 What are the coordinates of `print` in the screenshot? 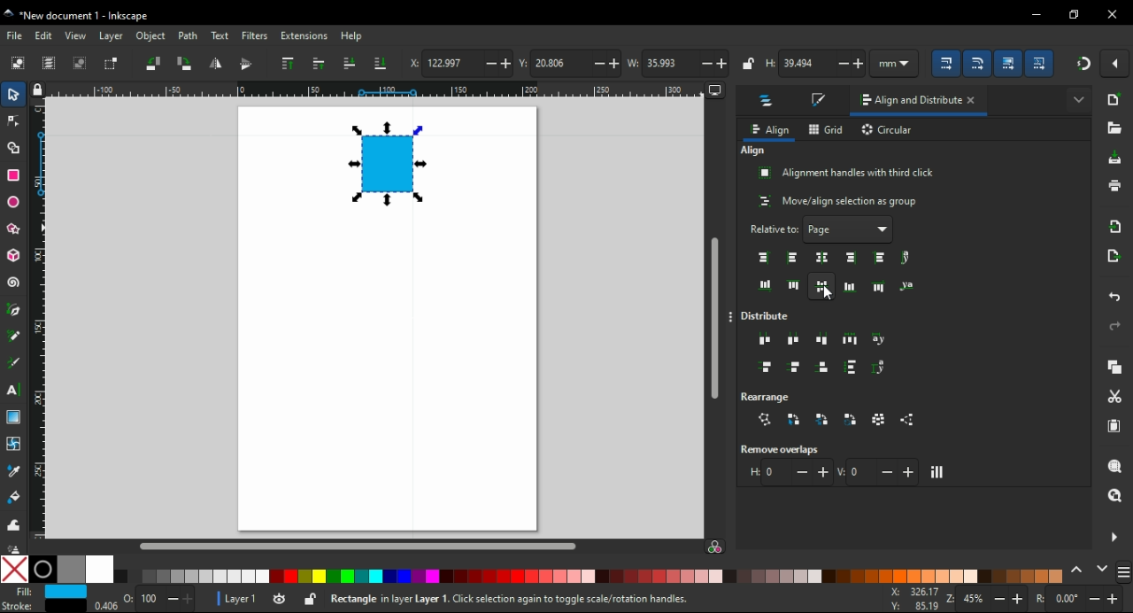 It's located at (1114, 186).